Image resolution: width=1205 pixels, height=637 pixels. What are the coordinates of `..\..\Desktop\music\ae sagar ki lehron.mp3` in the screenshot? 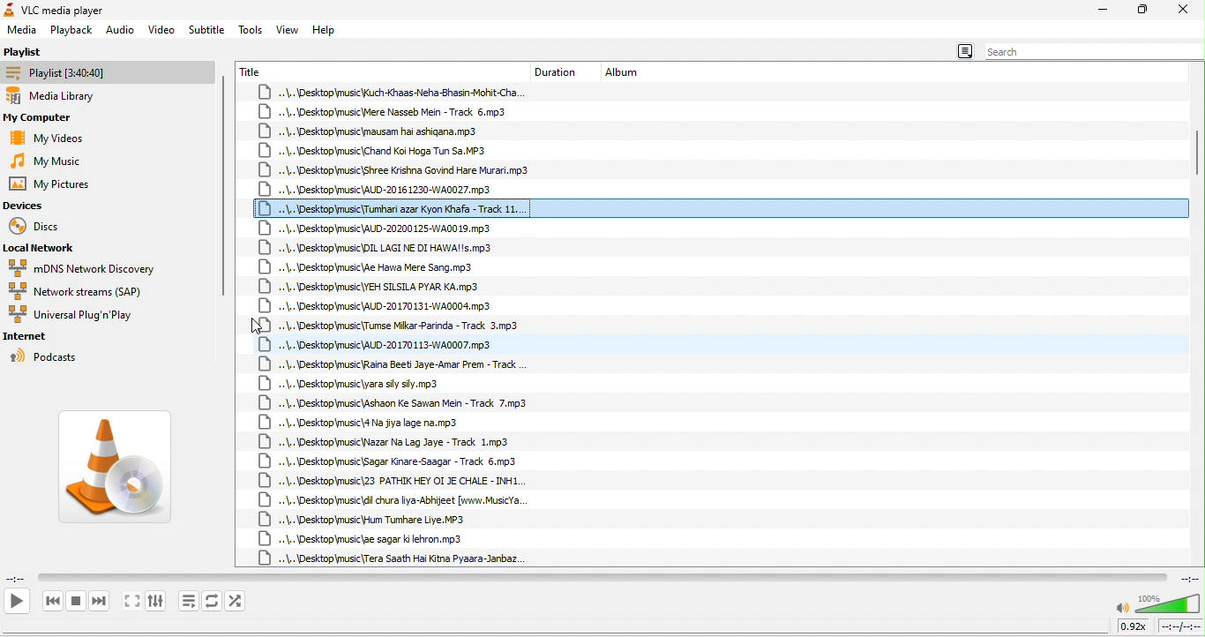 It's located at (369, 539).